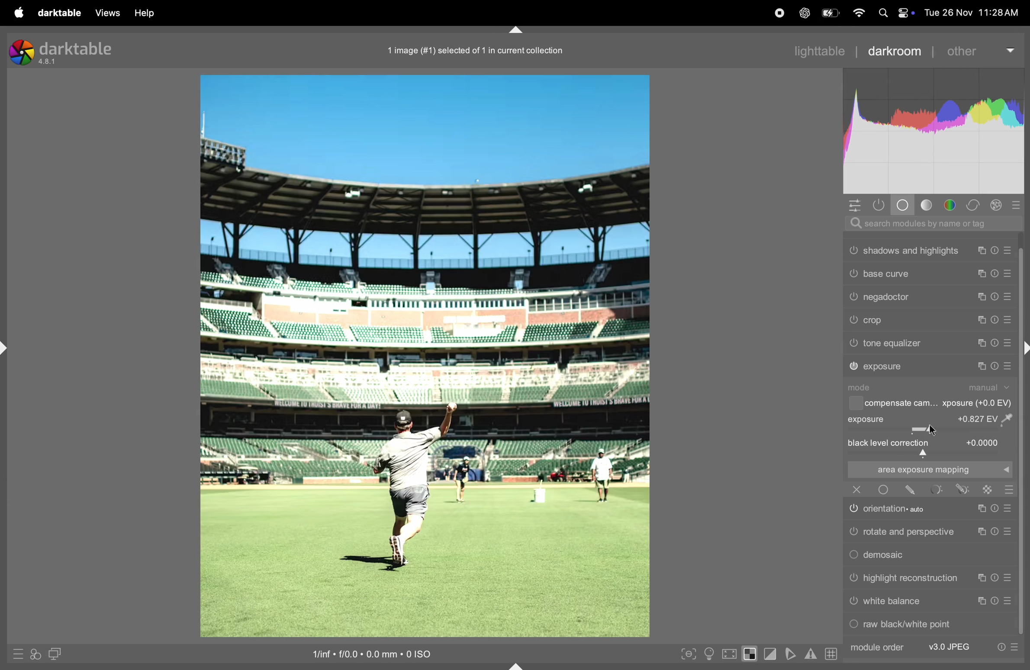 The image size is (1030, 670). I want to click on Checkbox , so click(854, 403).